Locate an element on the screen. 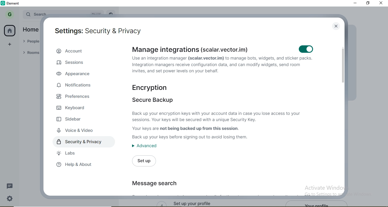  encryption is located at coordinates (157, 88).